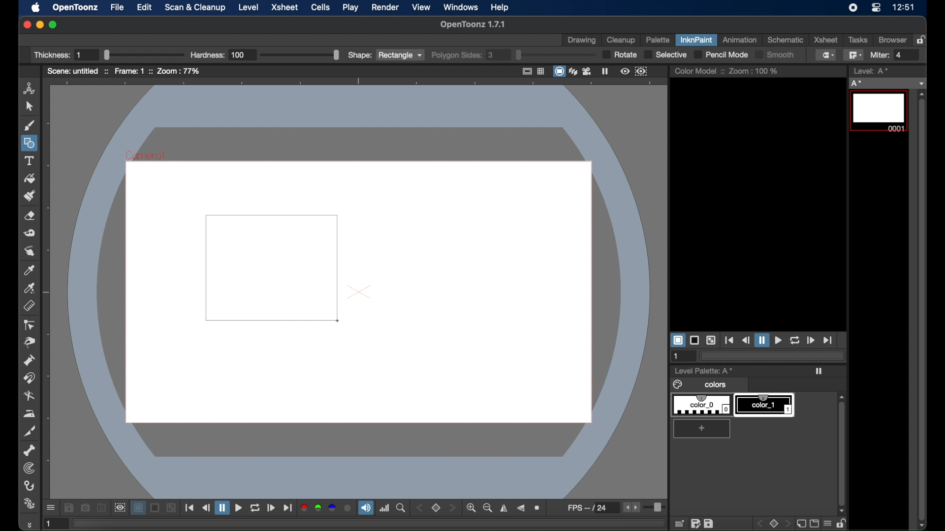  What do you see at coordinates (787, 524) in the screenshot?
I see `front` at bounding box center [787, 524].